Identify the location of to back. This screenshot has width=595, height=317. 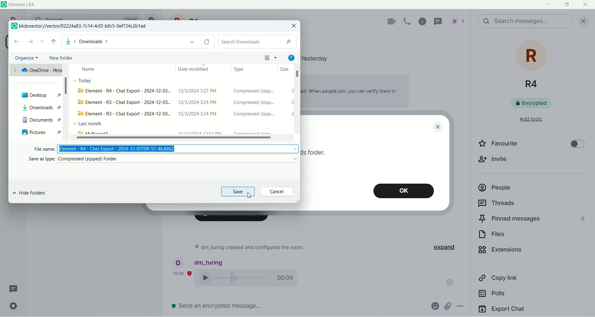
(18, 42).